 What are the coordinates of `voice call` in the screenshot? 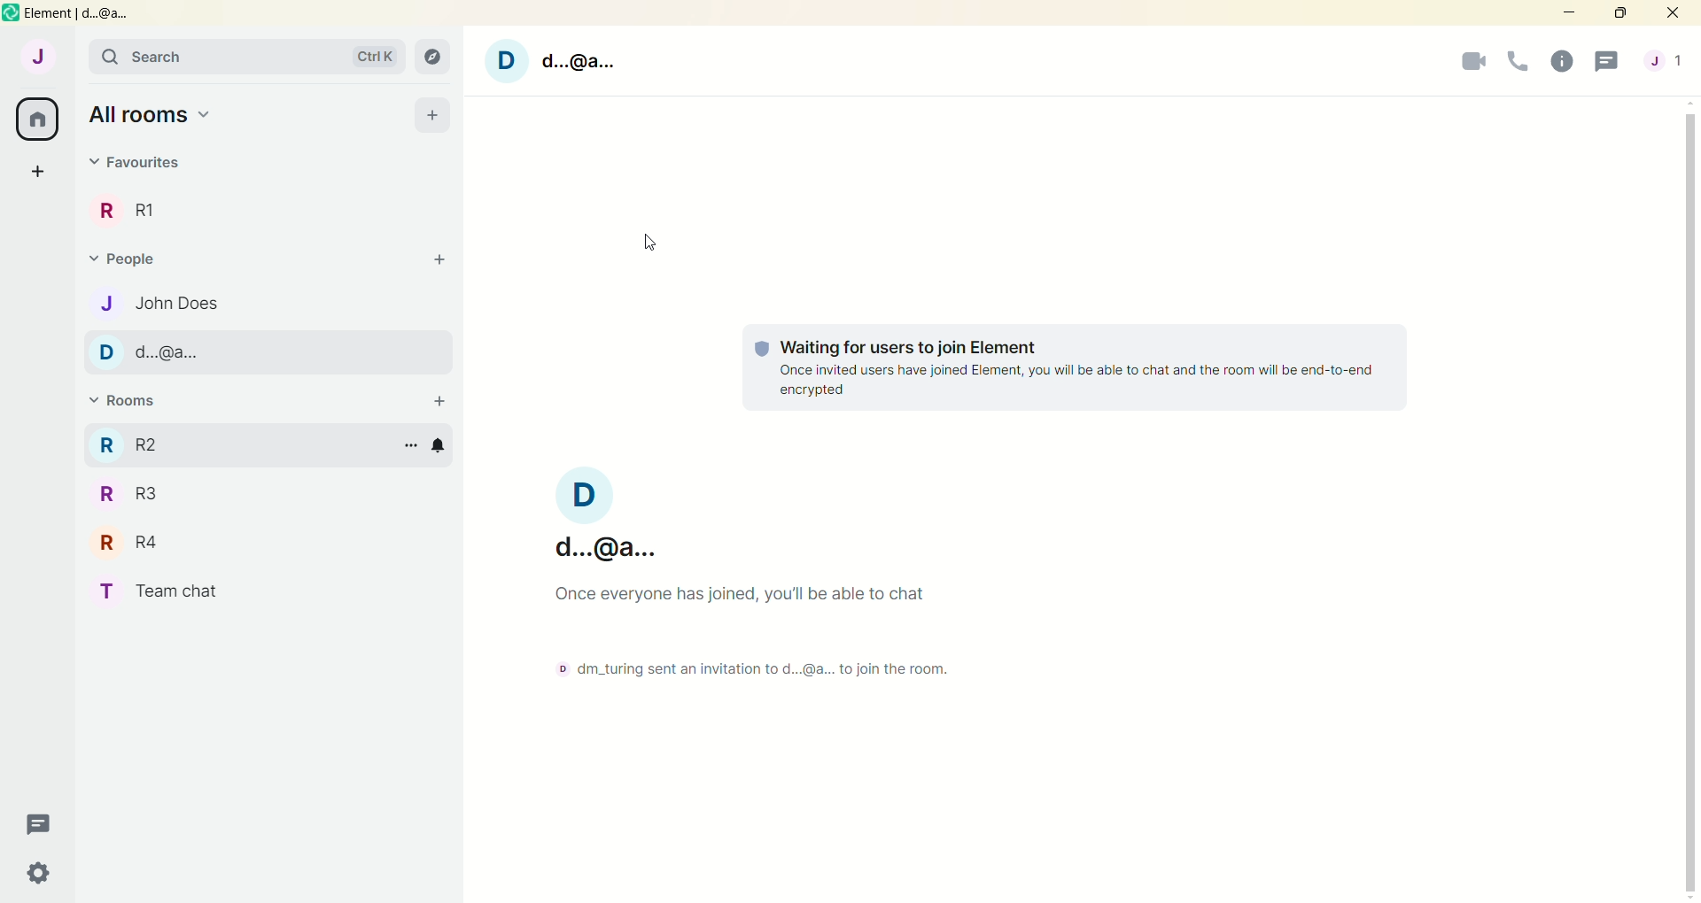 It's located at (1518, 63).